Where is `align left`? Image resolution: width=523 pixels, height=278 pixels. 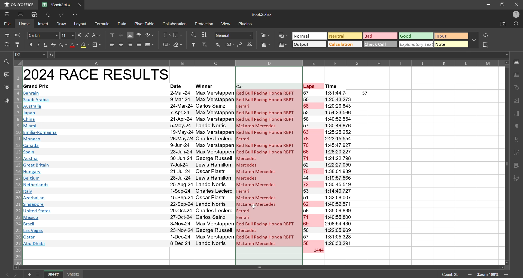
align left is located at coordinates (112, 44).